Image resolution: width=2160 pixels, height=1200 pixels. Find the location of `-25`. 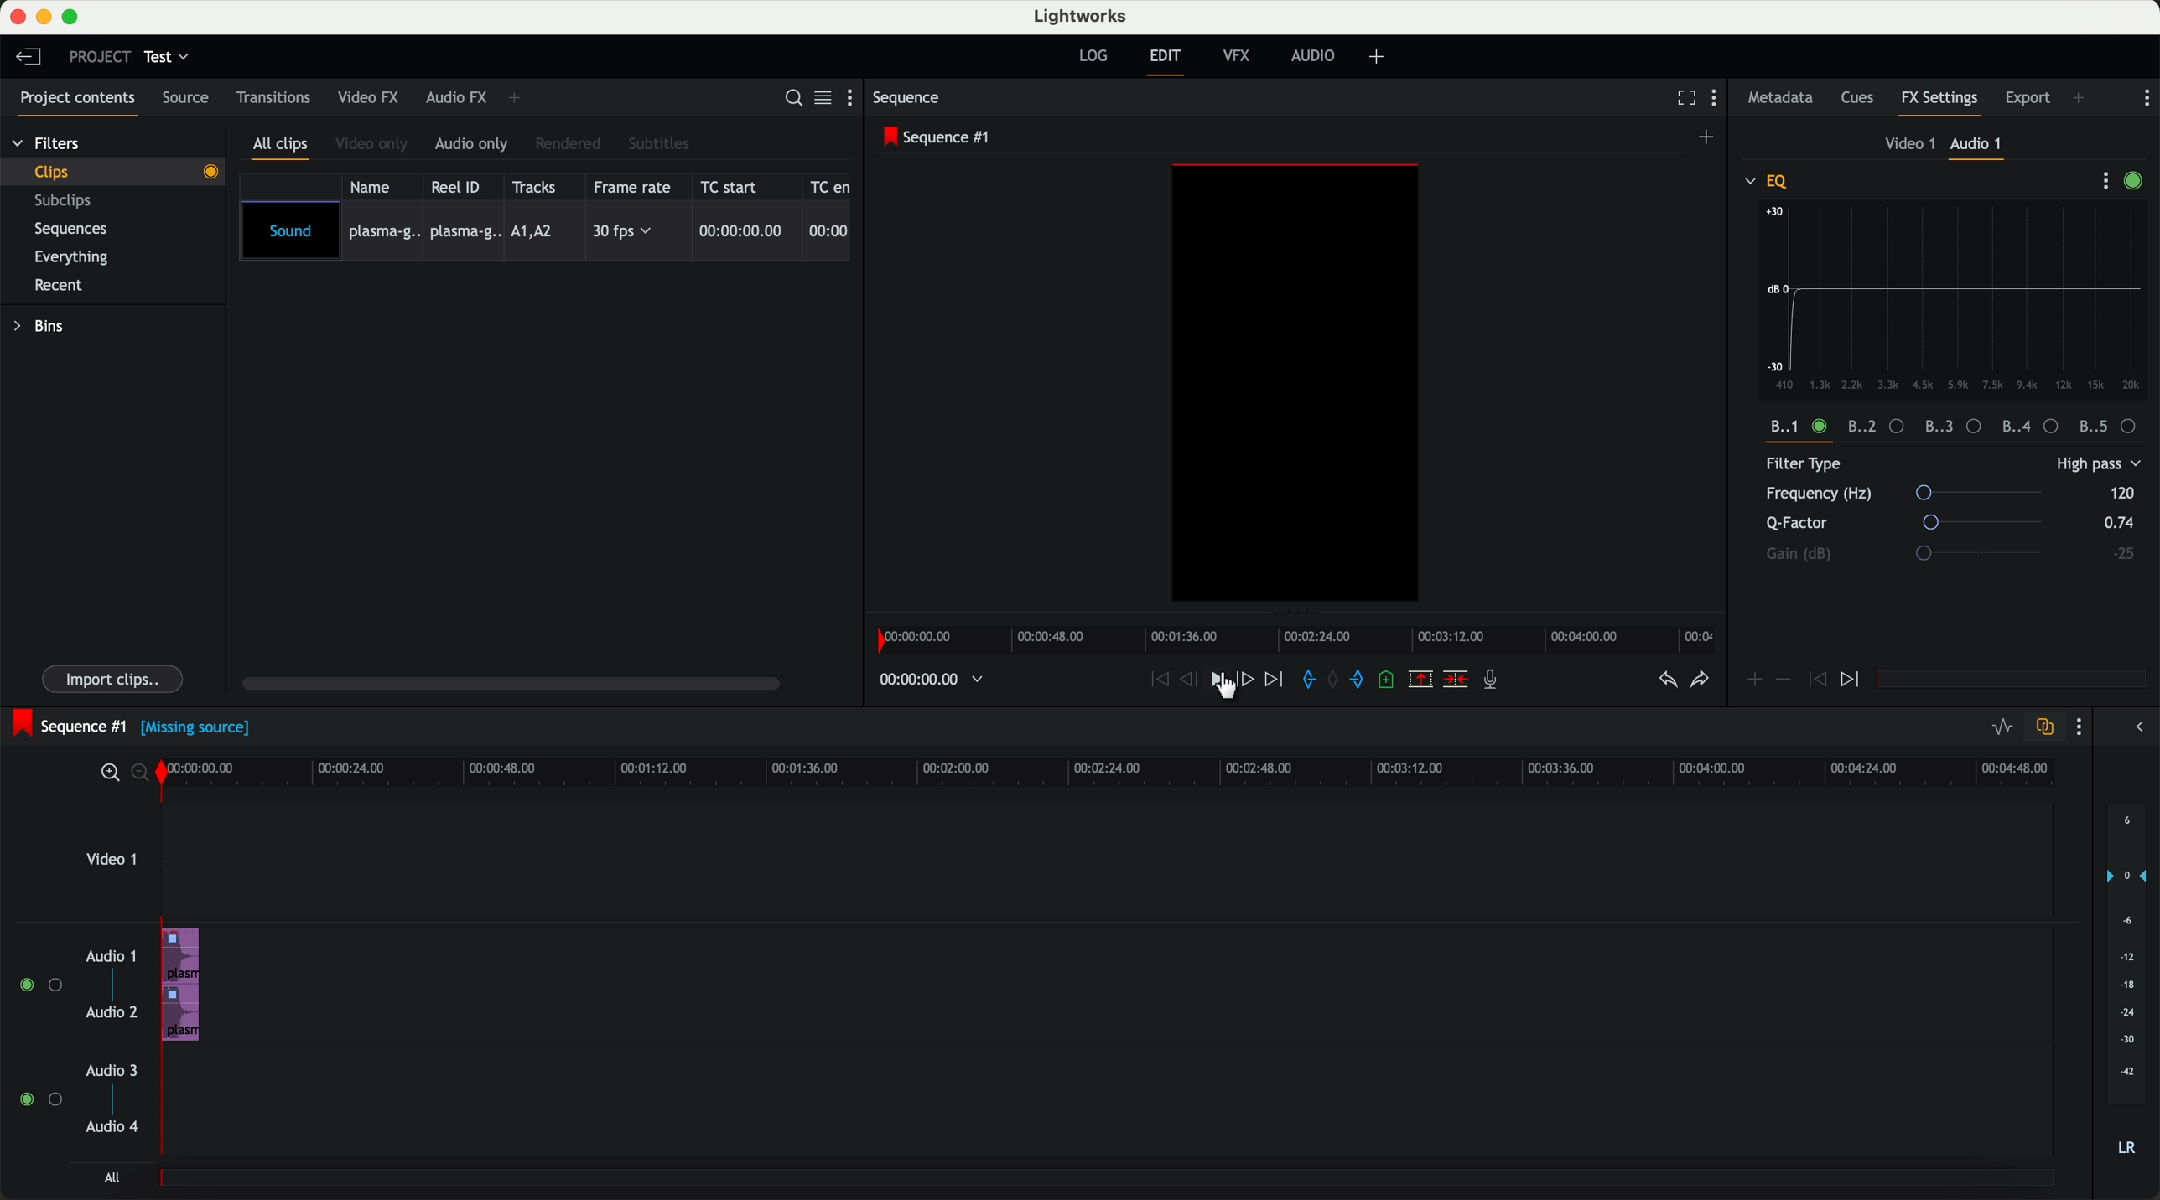

-25 is located at coordinates (2123, 554).